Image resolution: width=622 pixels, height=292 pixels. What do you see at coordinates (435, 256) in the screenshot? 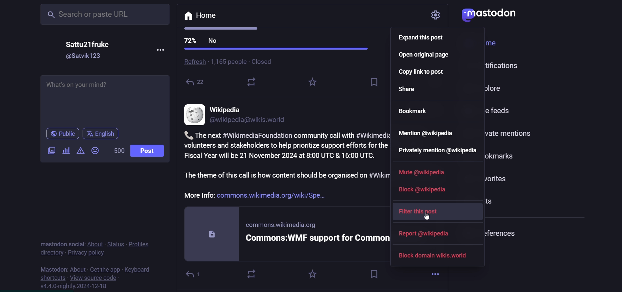
I see `block domain` at bounding box center [435, 256].